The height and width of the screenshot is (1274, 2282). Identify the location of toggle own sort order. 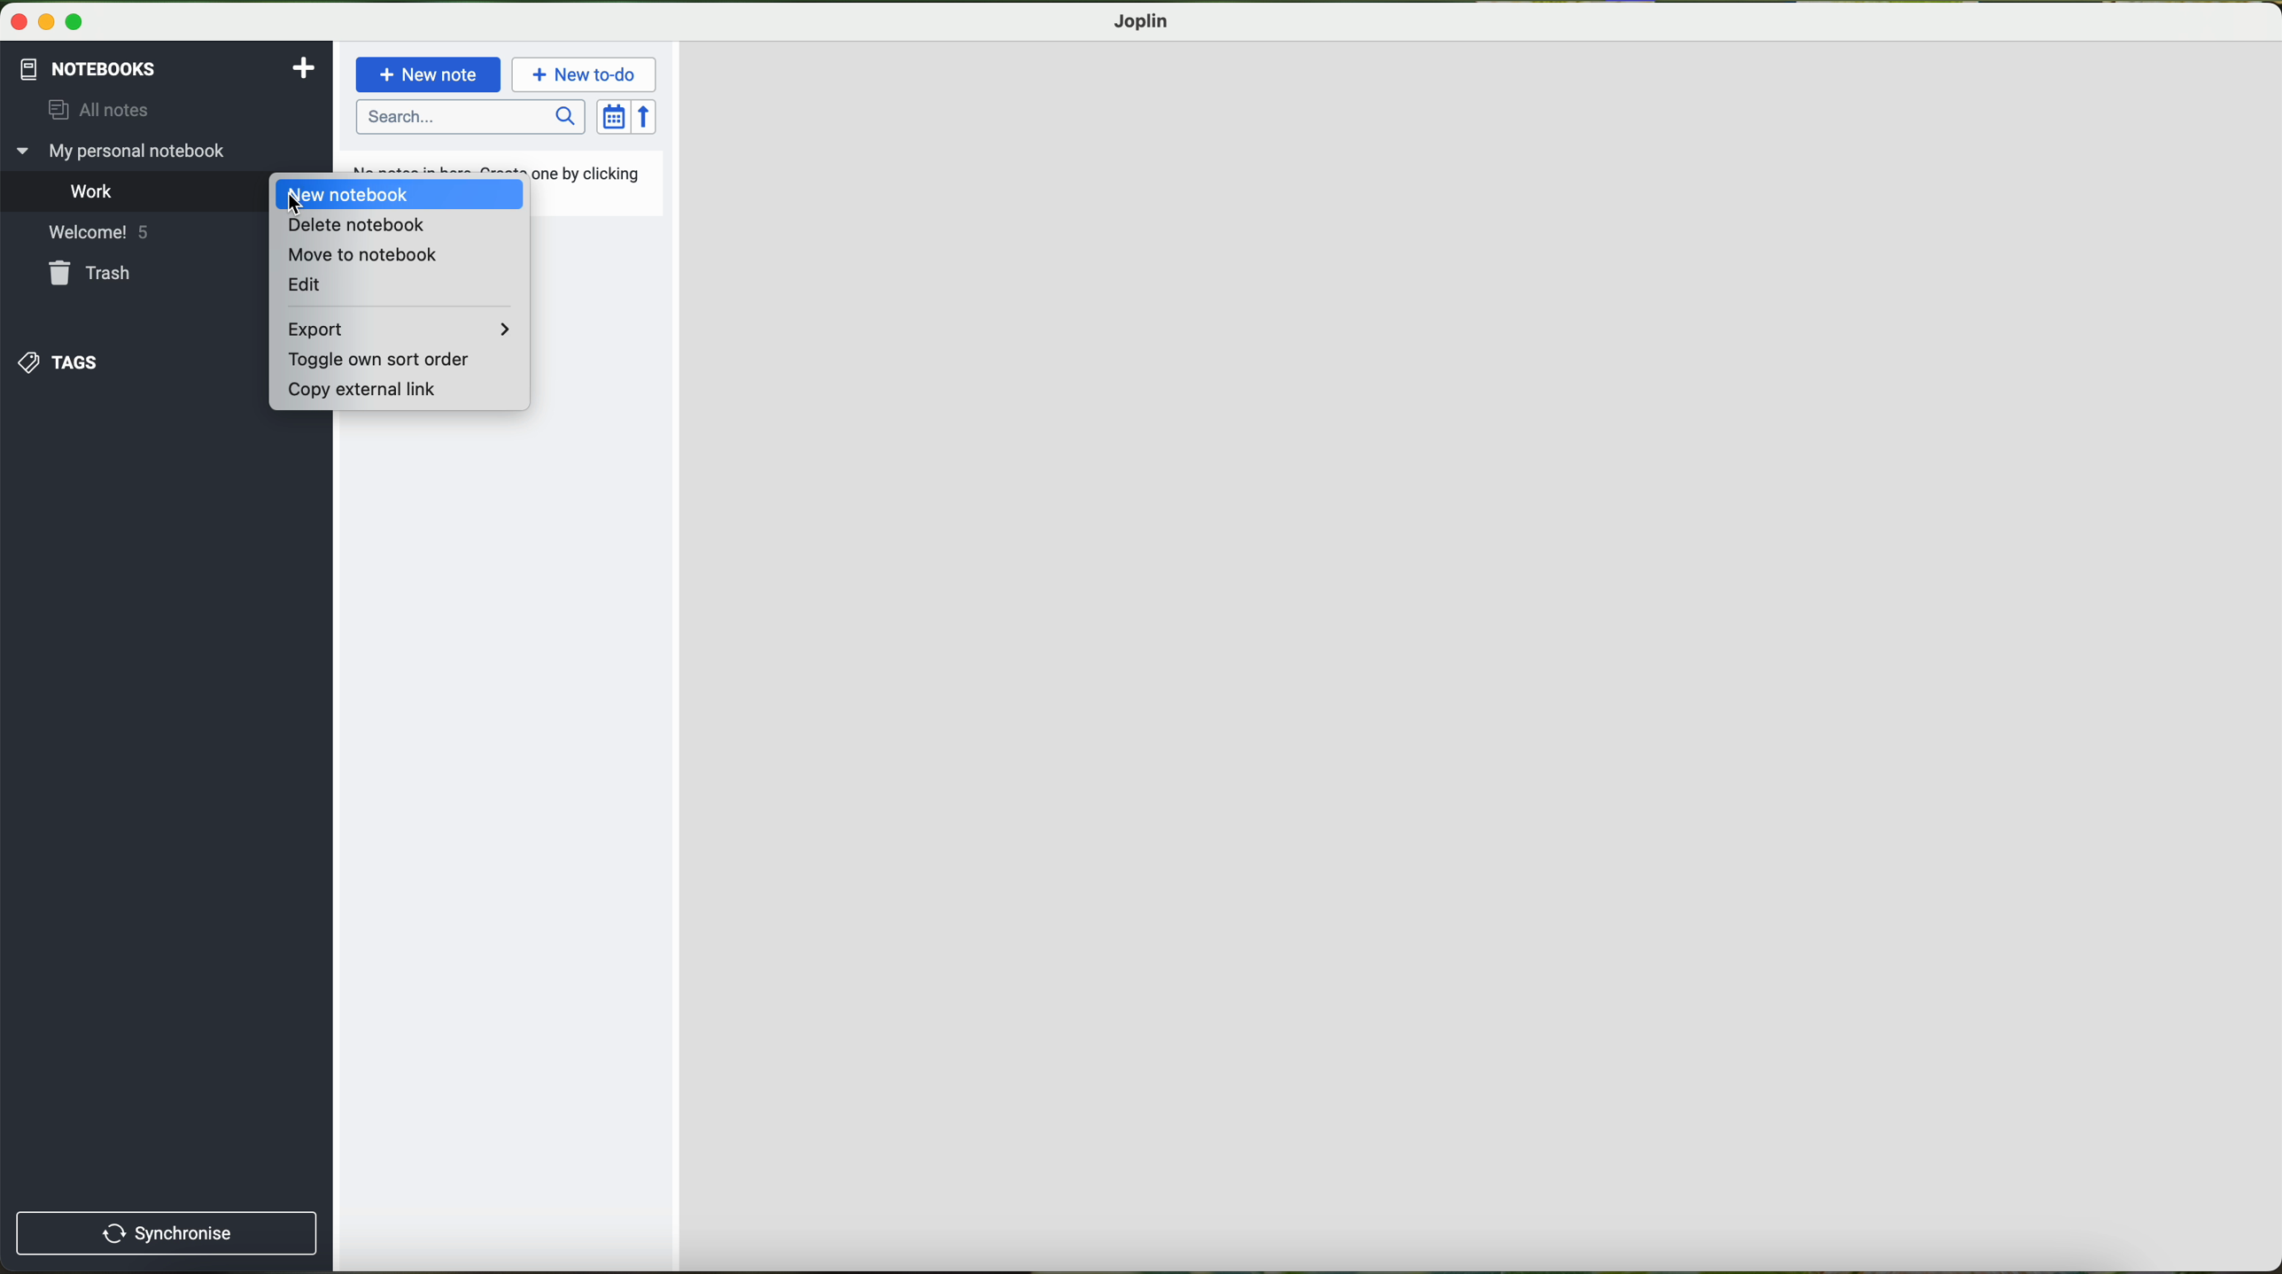
(380, 361).